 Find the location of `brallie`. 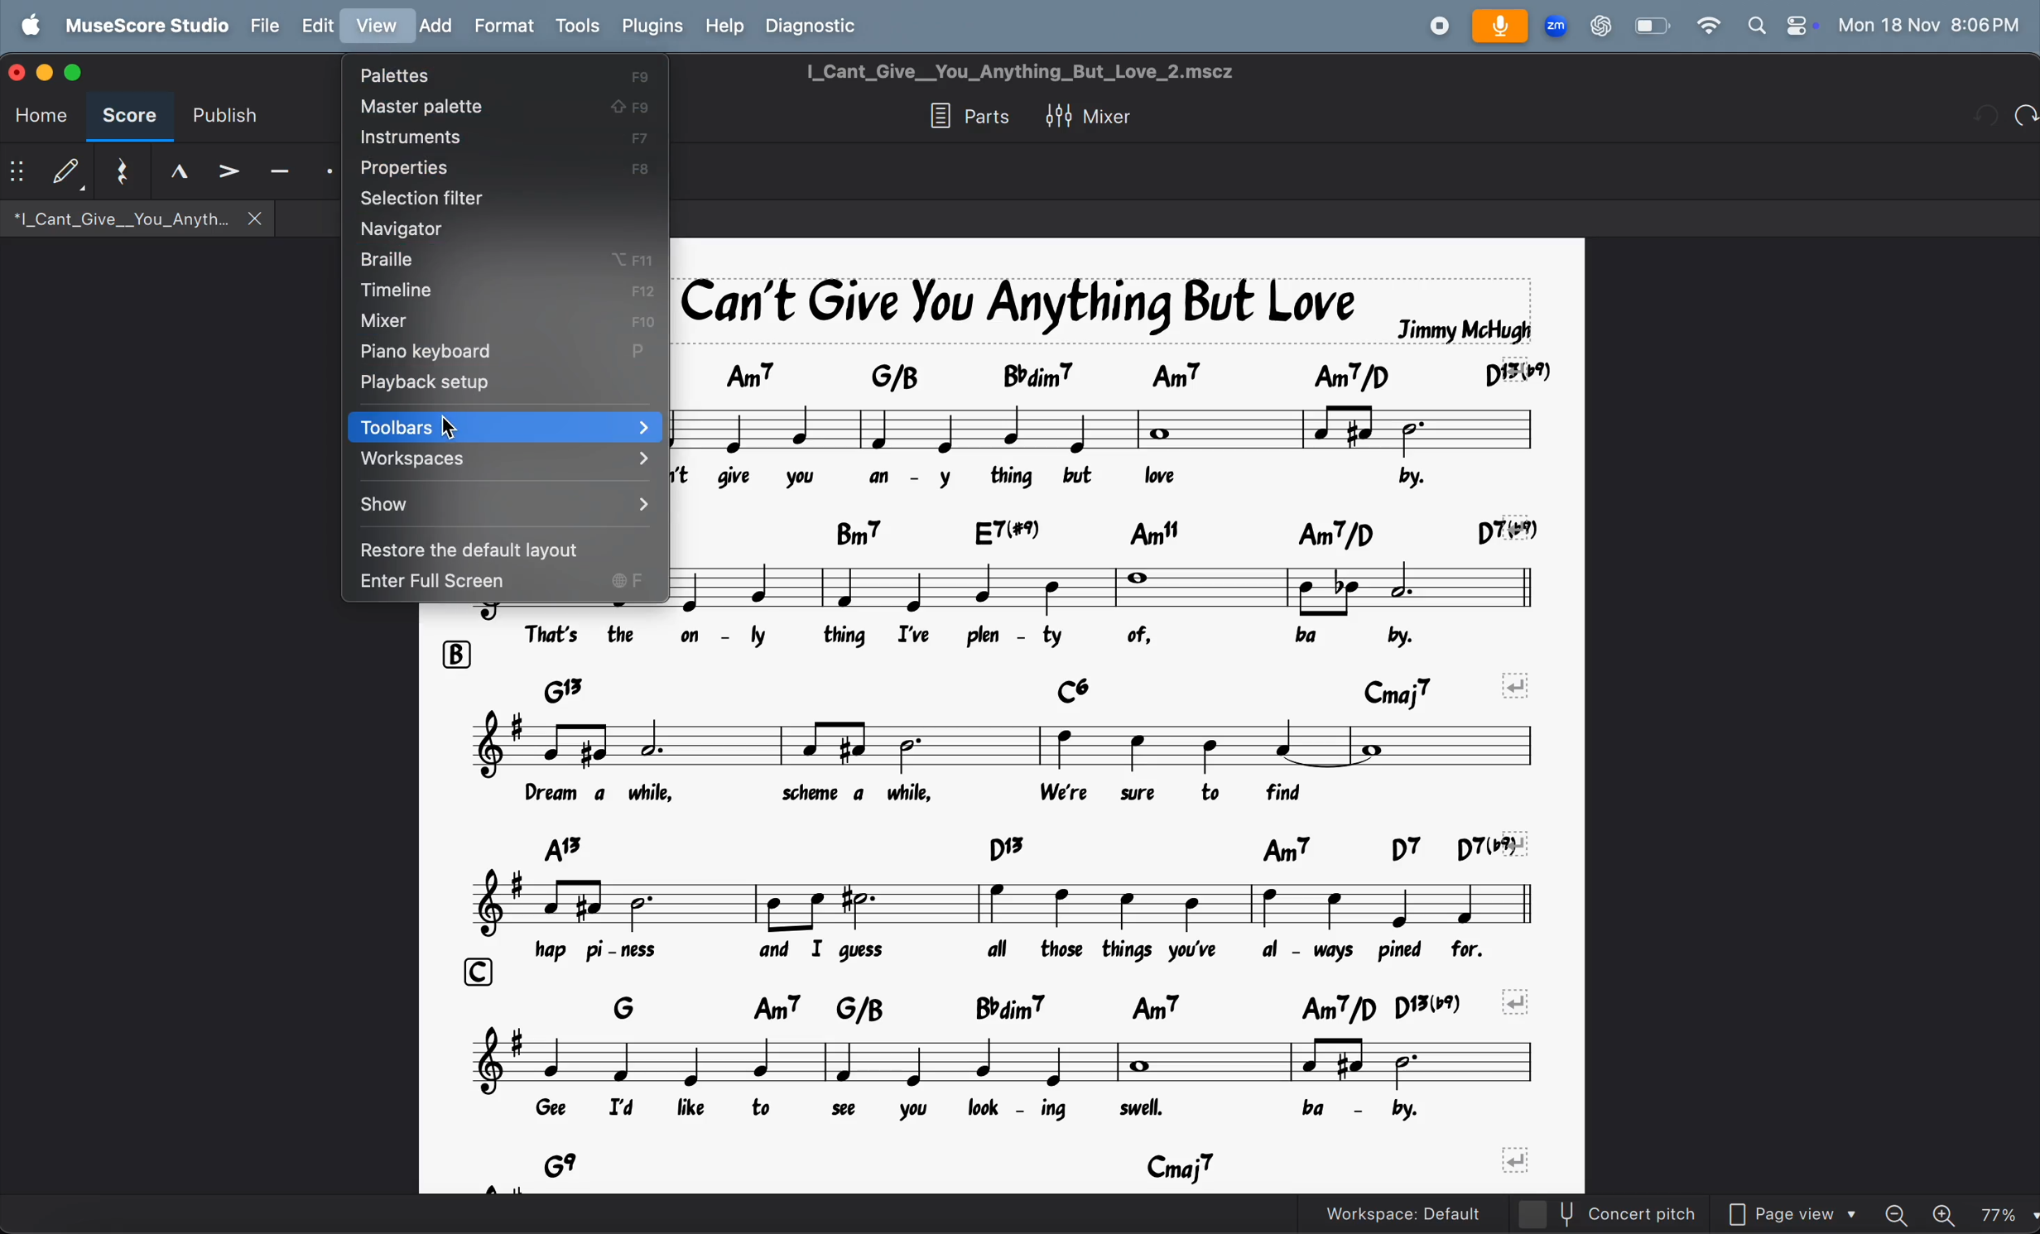

brallie is located at coordinates (495, 261).